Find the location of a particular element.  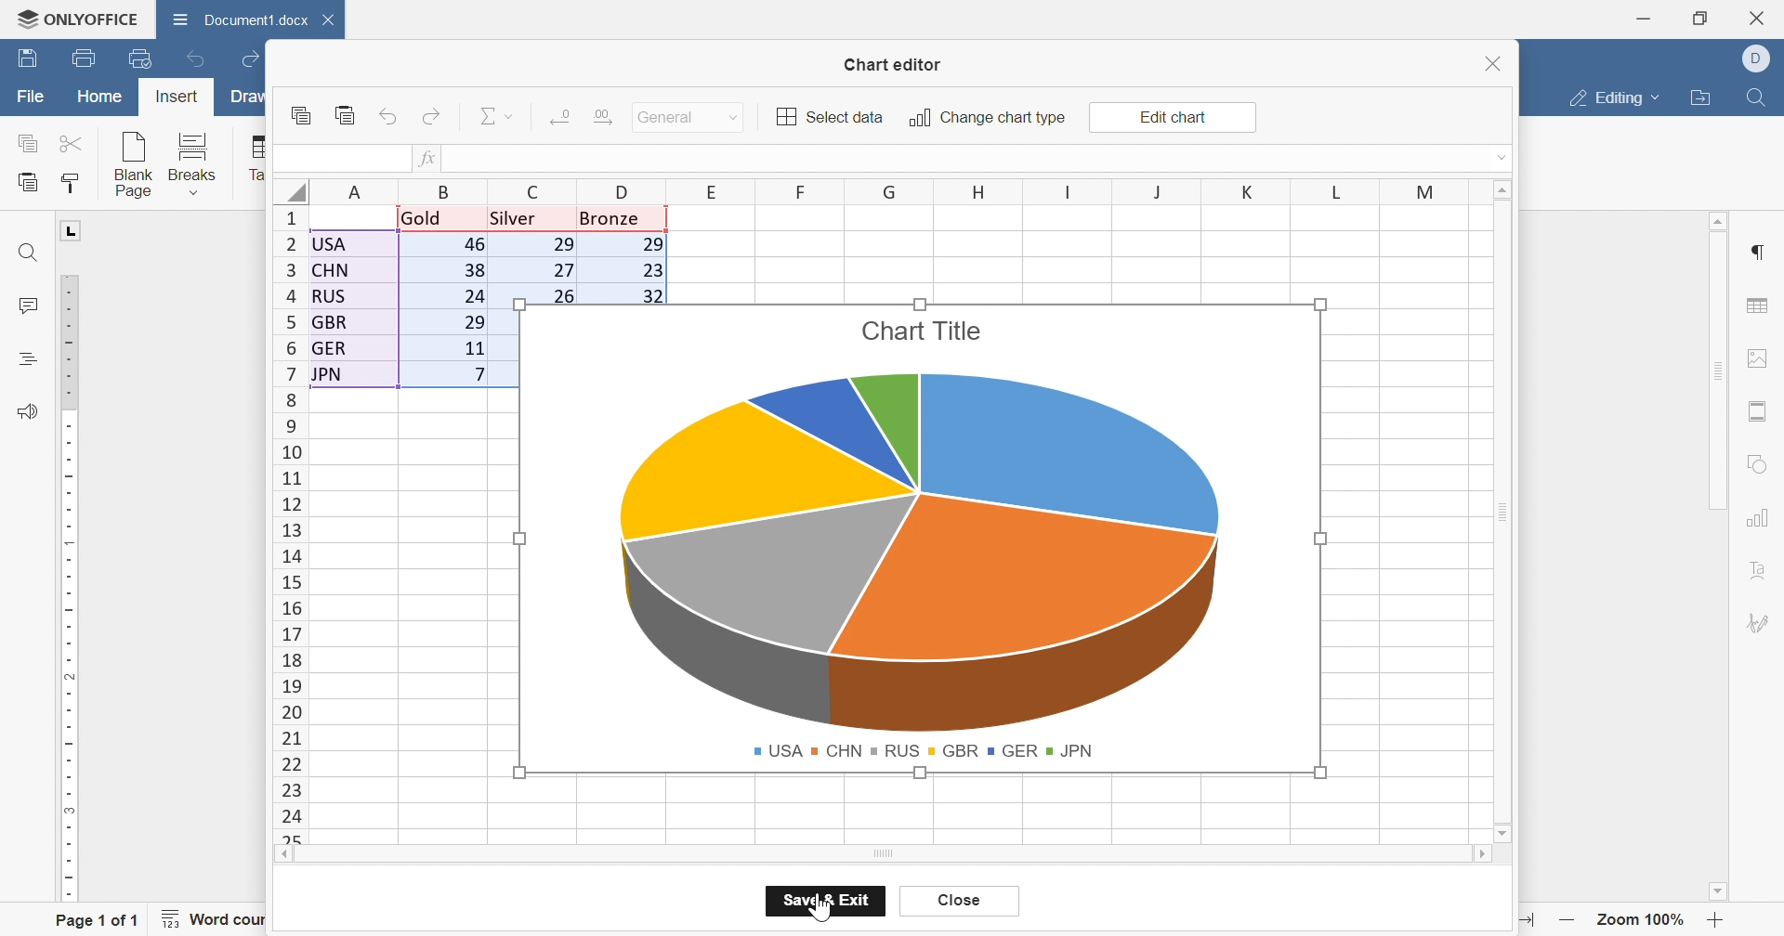

46 is located at coordinates (474, 245).